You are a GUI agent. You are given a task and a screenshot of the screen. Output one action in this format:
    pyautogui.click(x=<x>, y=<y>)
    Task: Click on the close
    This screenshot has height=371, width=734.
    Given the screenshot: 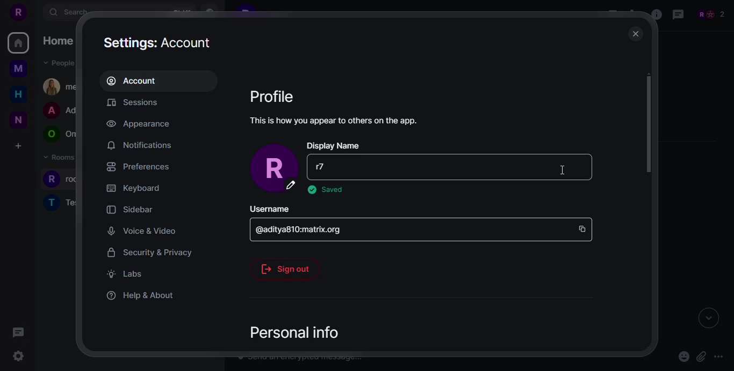 What is the action you would take?
    pyautogui.click(x=636, y=33)
    